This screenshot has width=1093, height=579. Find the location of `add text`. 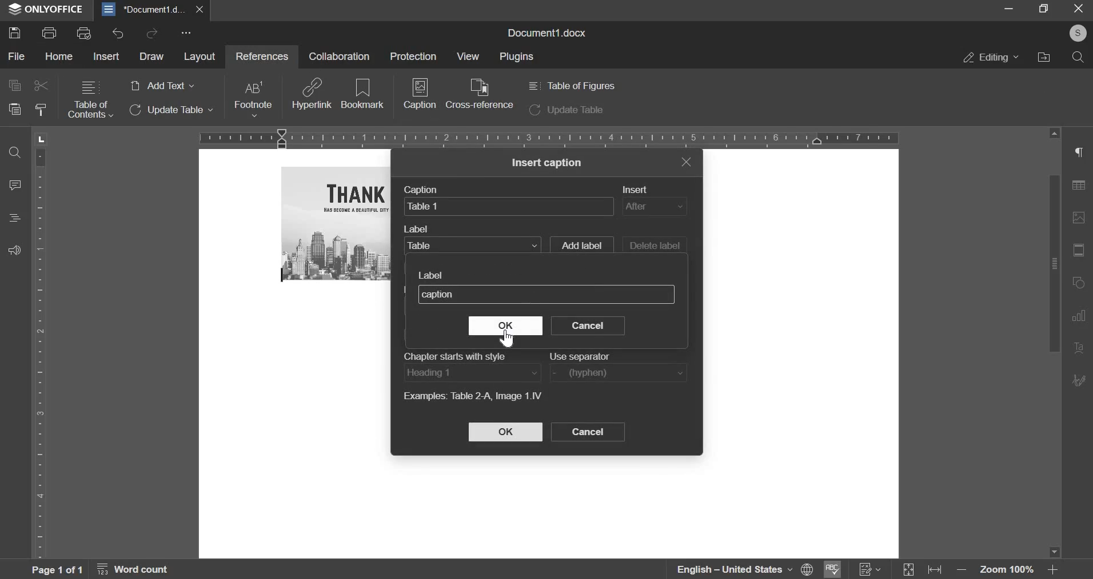

add text is located at coordinates (161, 86).